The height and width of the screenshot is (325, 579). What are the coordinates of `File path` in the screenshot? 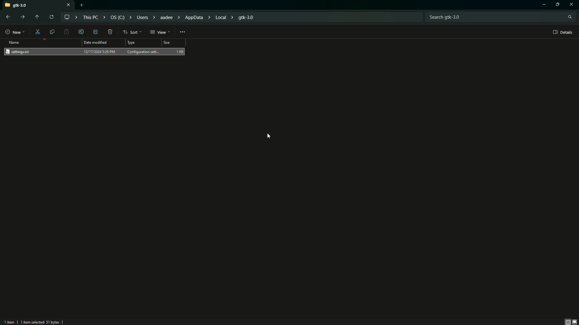 It's located at (163, 17).